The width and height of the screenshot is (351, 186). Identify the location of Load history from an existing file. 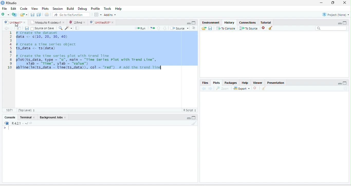
(204, 28).